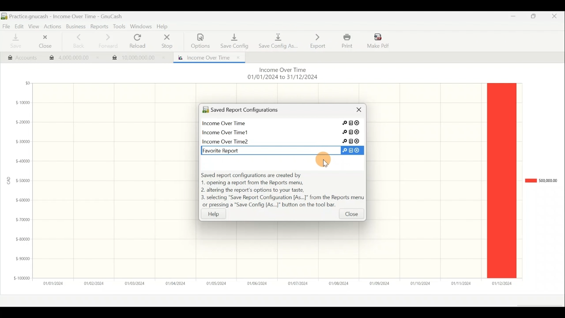 This screenshot has width=565, height=318. What do you see at coordinates (356, 112) in the screenshot?
I see `Close` at bounding box center [356, 112].